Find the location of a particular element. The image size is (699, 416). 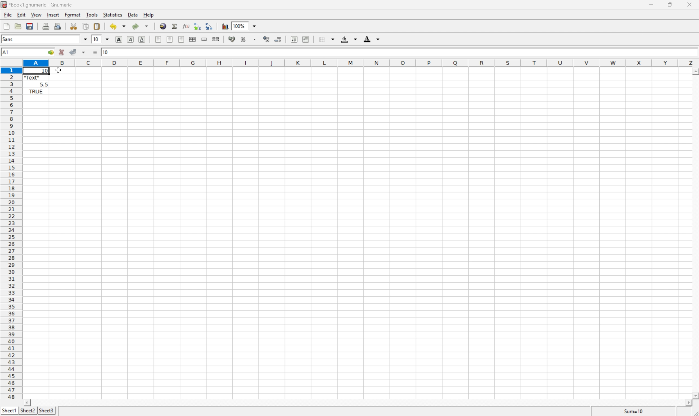

Open a file is located at coordinates (19, 27).